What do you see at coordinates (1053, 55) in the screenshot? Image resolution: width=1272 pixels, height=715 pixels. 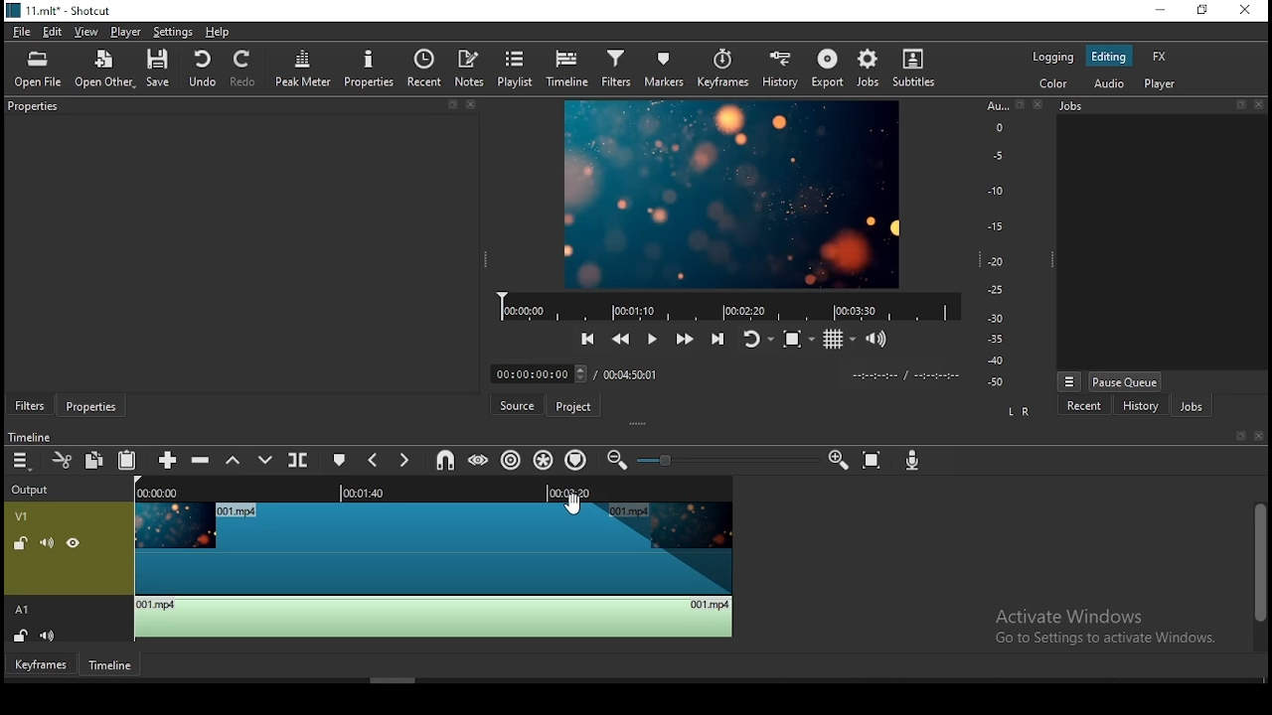 I see `logging` at bounding box center [1053, 55].